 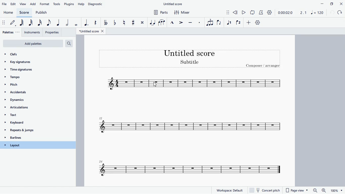 What do you see at coordinates (244, 13) in the screenshot?
I see `play` at bounding box center [244, 13].